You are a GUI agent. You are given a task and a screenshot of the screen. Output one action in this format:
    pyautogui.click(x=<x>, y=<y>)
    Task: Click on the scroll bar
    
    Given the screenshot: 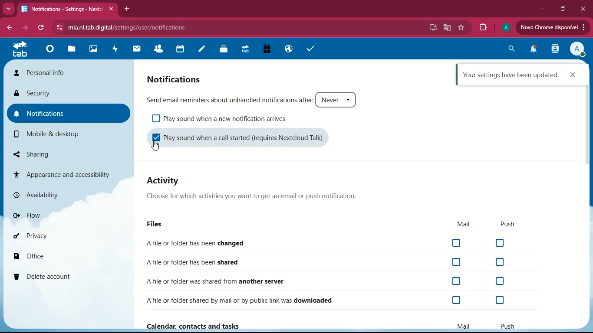 What is the action you would take?
    pyautogui.click(x=587, y=110)
    